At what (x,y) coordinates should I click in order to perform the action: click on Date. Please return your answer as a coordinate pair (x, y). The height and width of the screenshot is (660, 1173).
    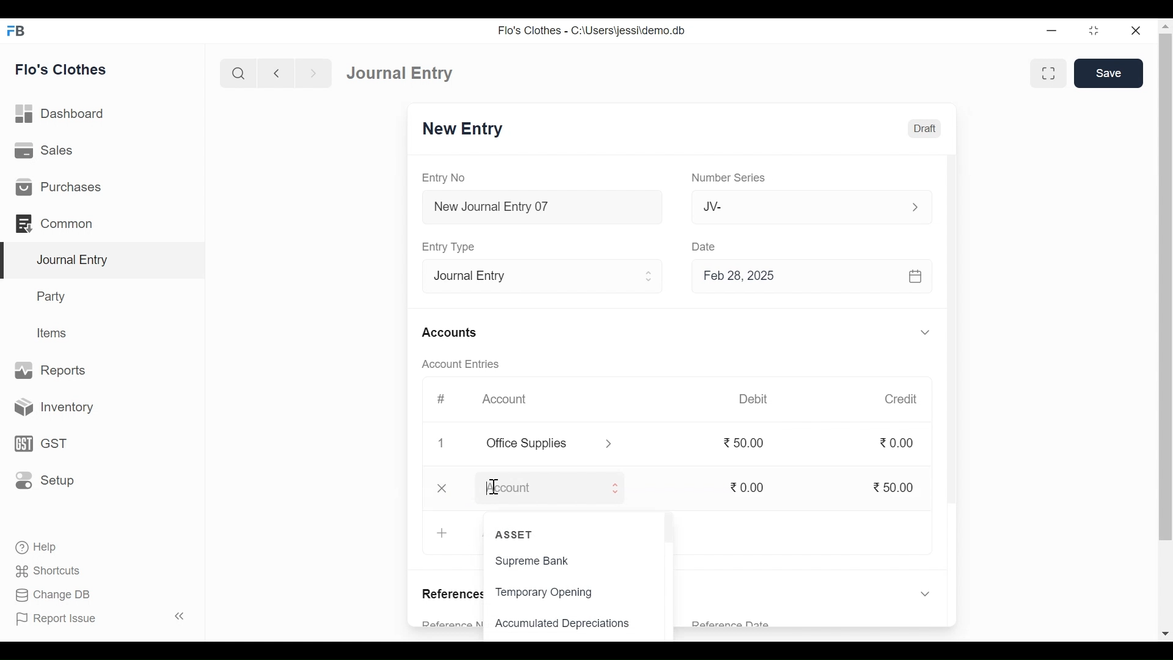
    Looking at the image, I should click on (705, 247).